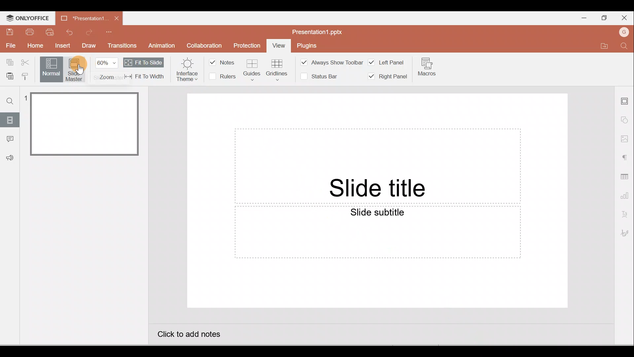 The width and height of the screenshot is (634, 357). Describe the element at coordinates (625, 32) in the screenshot. I see `Account name` at that location.